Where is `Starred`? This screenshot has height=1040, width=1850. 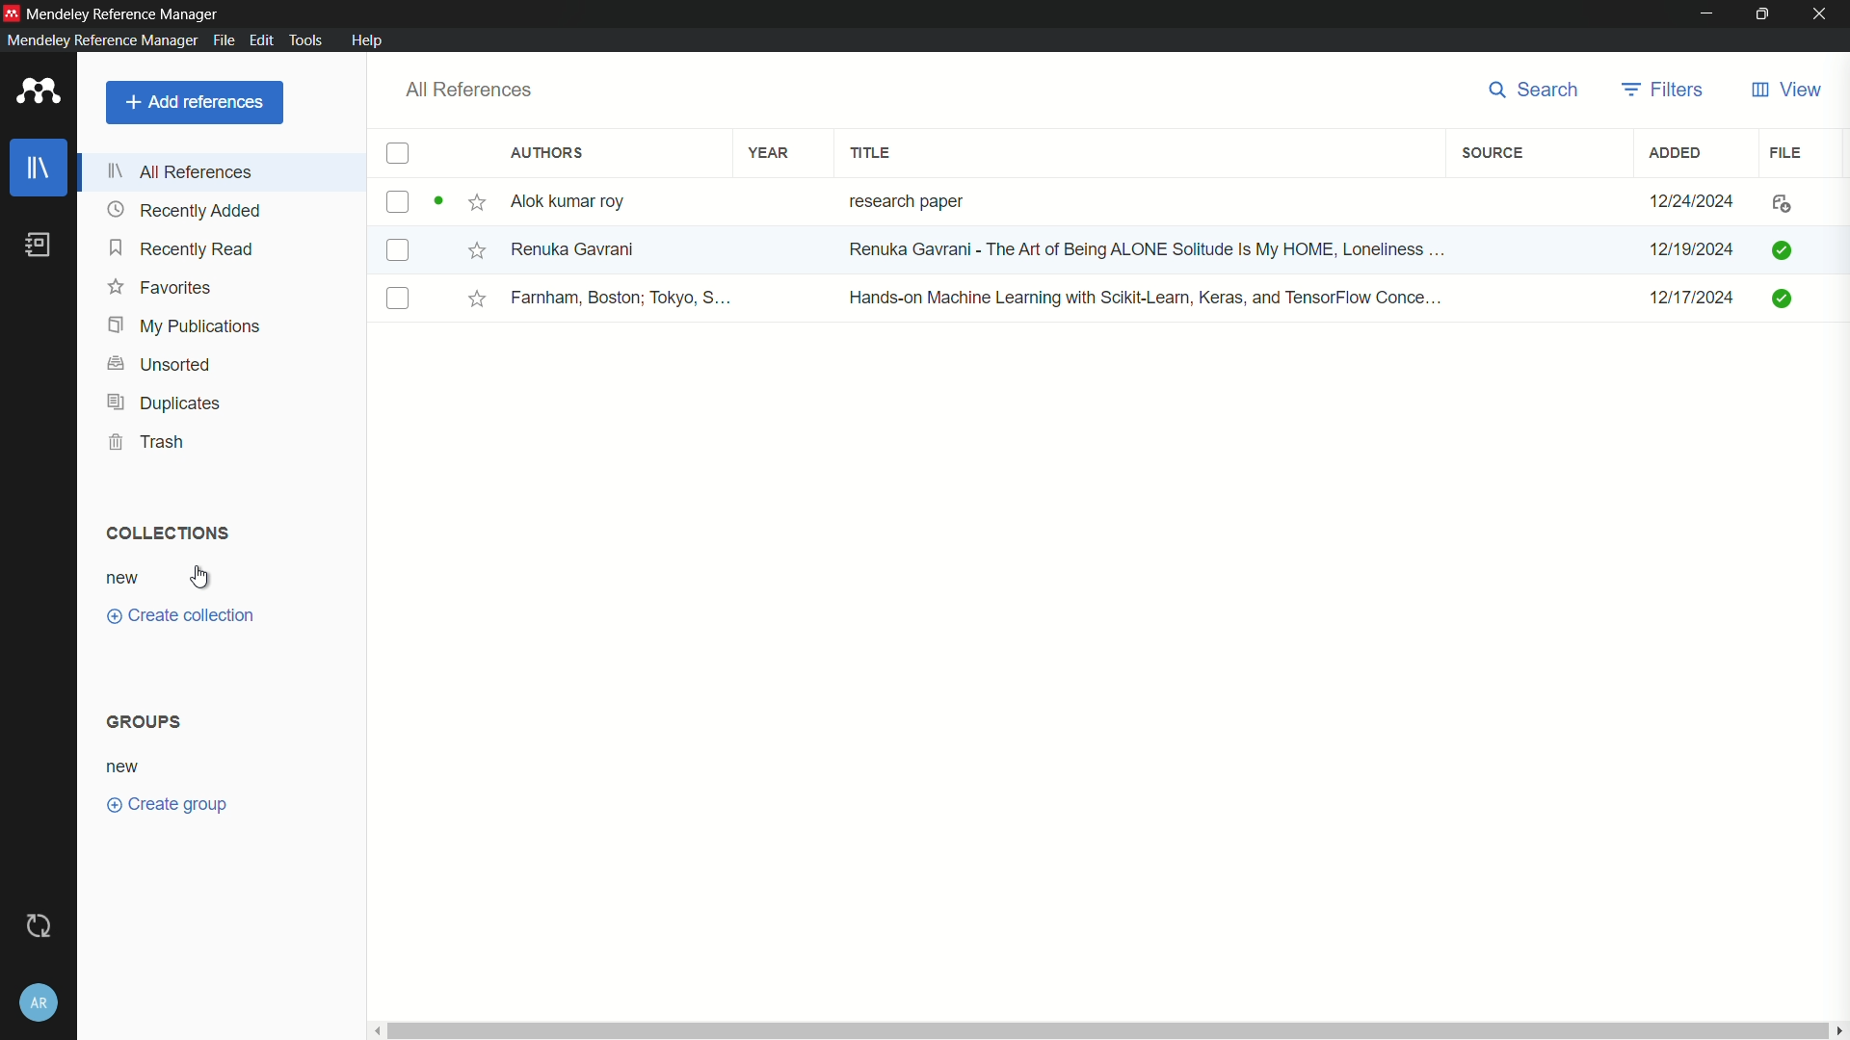 Starred is located at coordinates (472, 249).